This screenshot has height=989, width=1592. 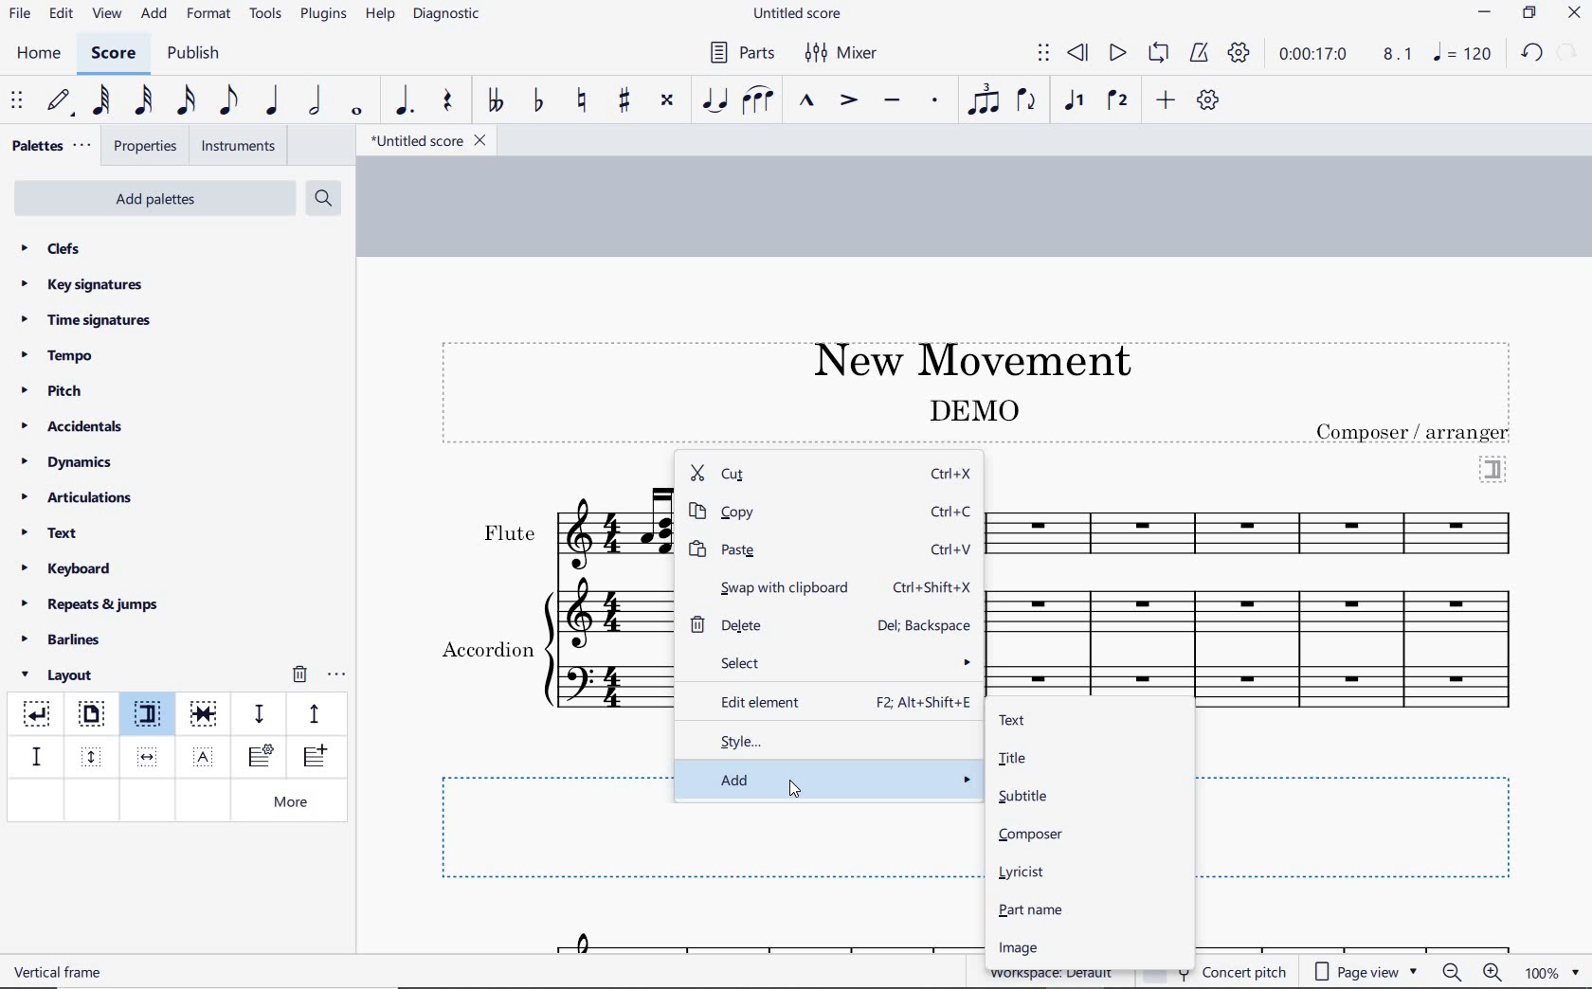 What do you see at coordinates (426, 141) in the screenshot?
I see `file name` at bounding box center [426, 141].